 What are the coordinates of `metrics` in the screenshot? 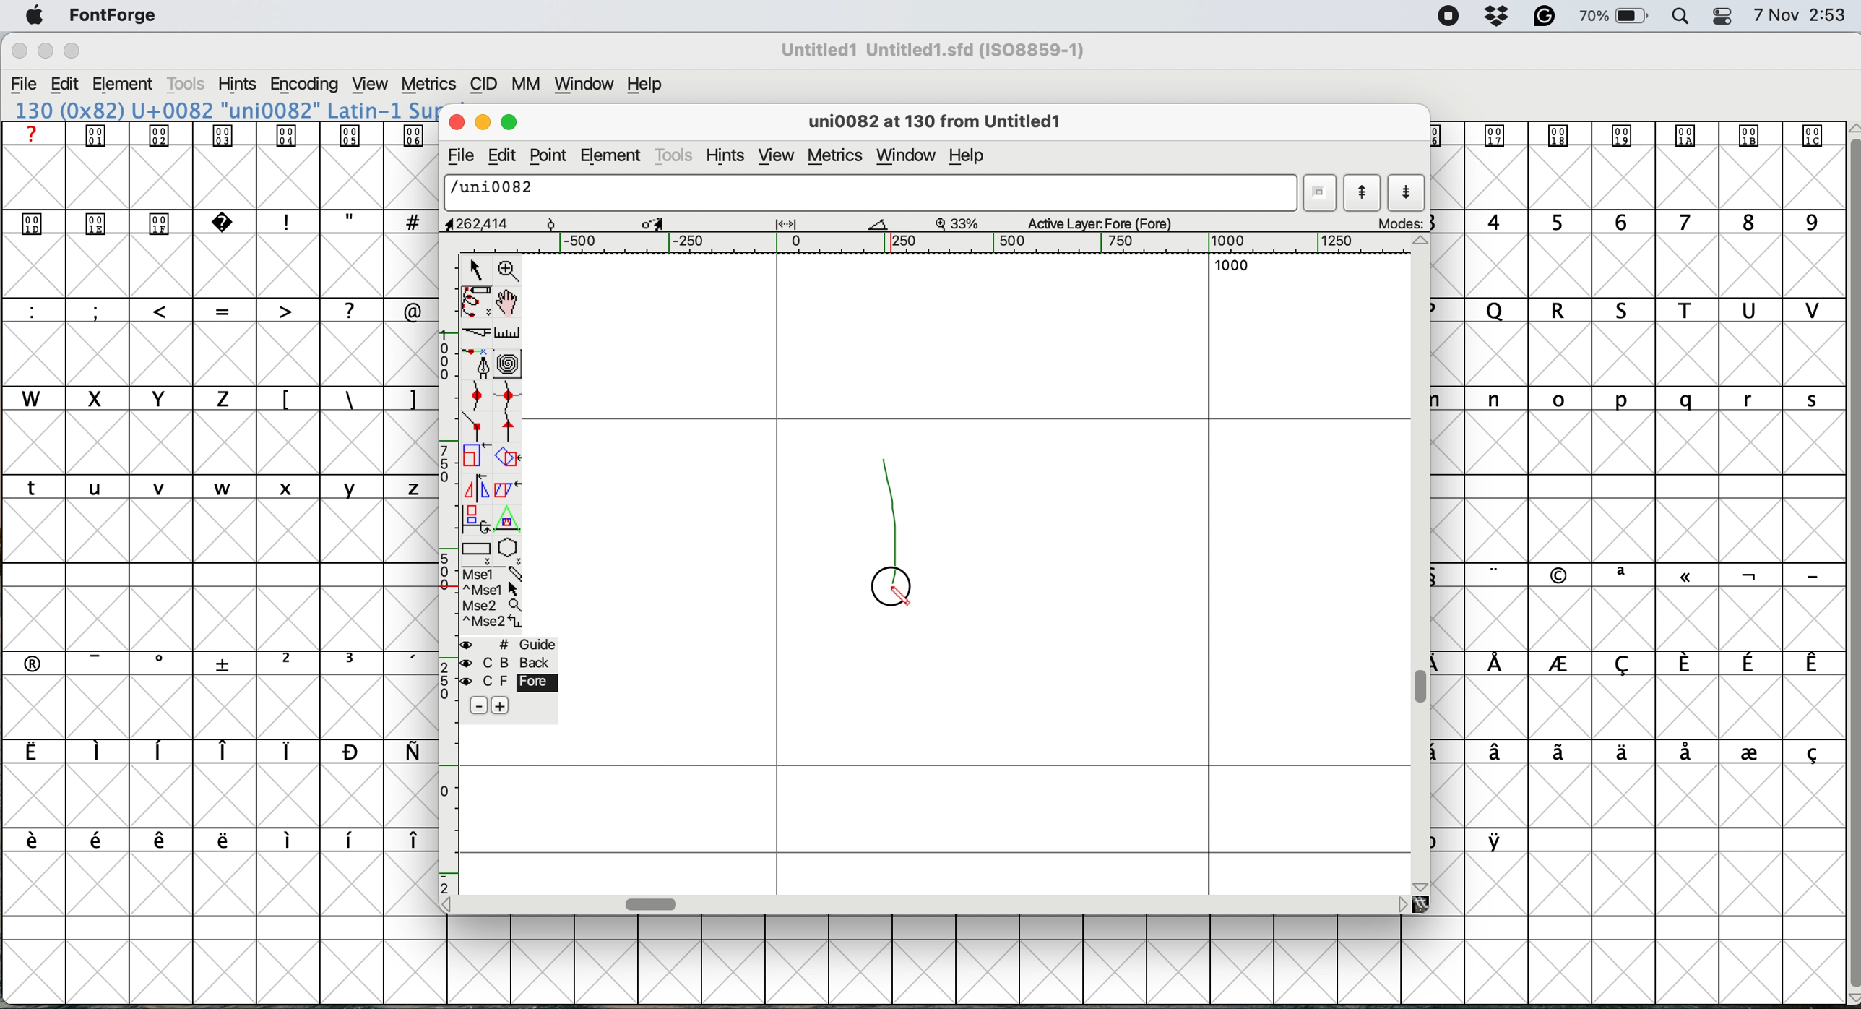 It's located at (834, 155).